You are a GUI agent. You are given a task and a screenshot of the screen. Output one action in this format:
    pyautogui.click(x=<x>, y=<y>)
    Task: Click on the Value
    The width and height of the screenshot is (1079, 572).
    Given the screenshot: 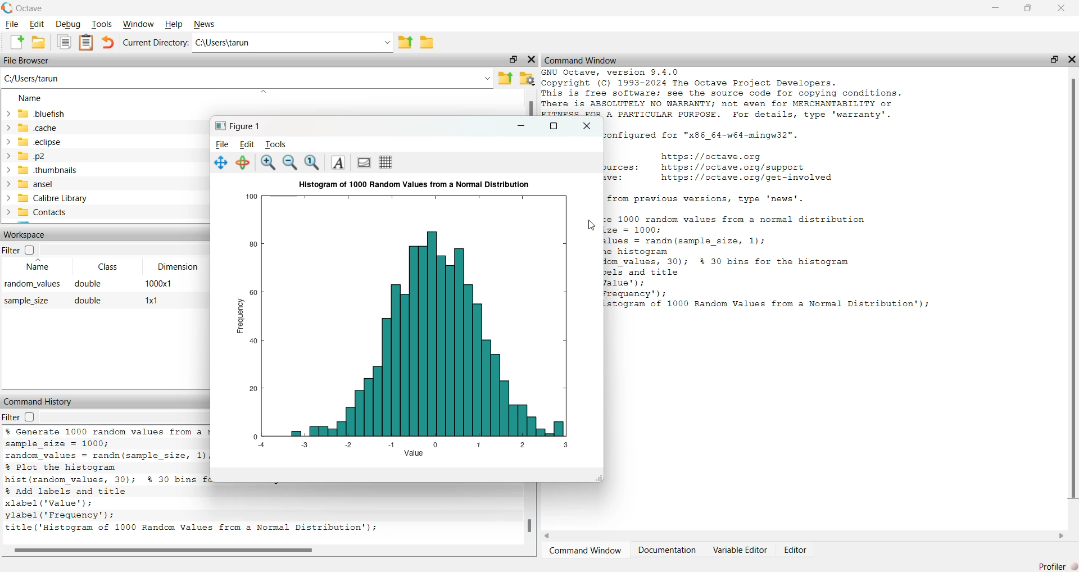 What is the action you would take?
    pyautogui.click(x=414, y=452)
    